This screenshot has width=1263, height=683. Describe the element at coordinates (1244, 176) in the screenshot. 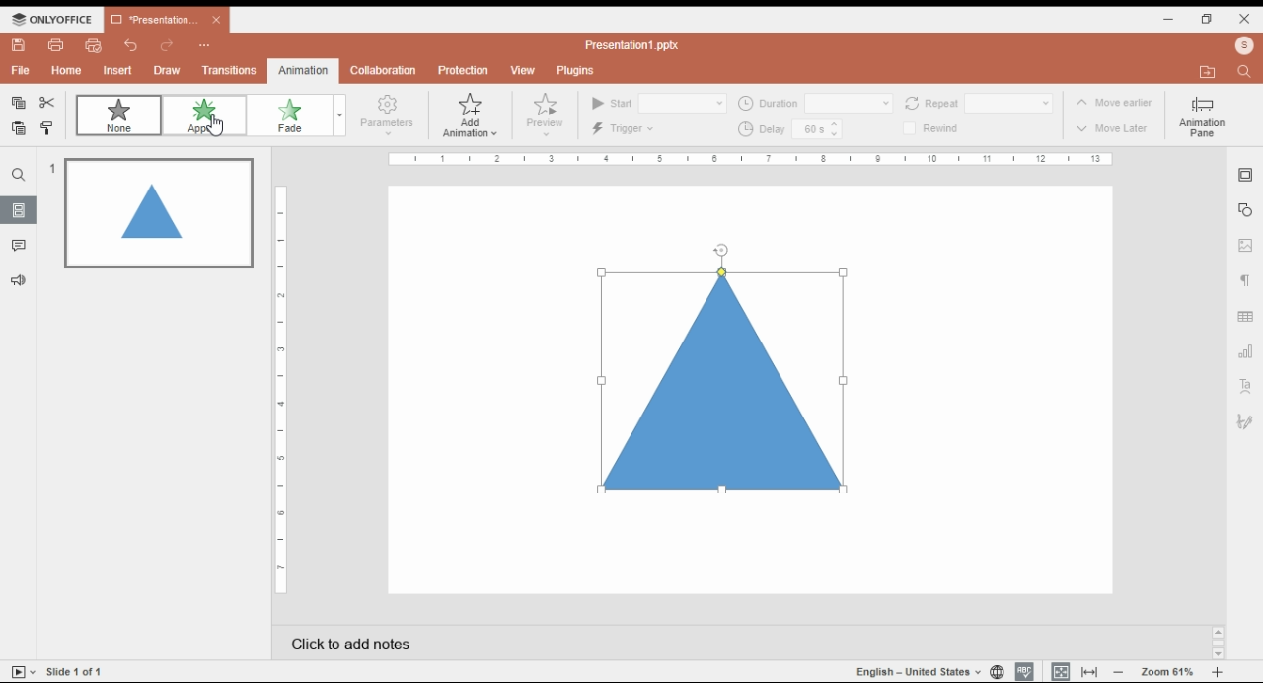

I see `slide setting` at that location.